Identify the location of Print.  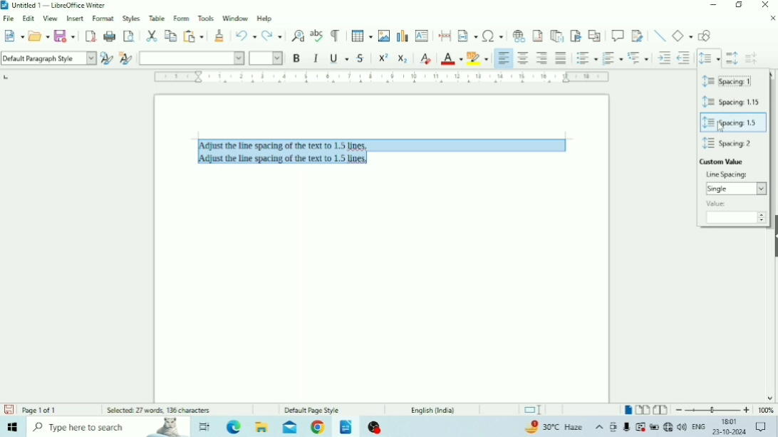
(110, 35).